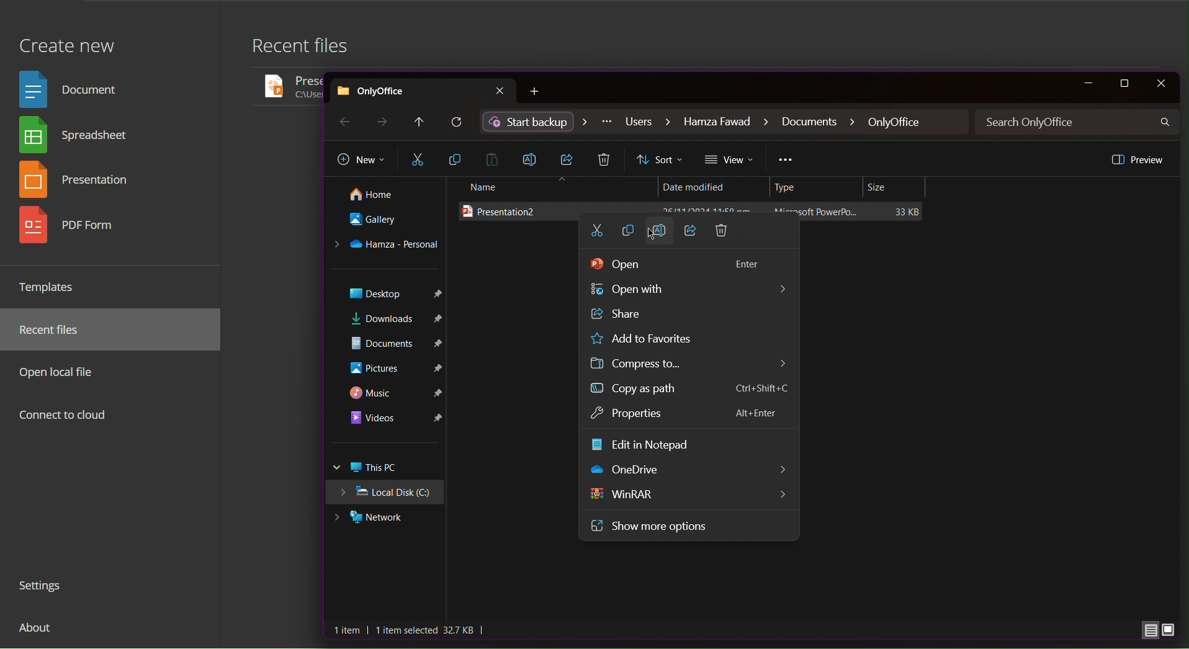 This screenshot has height=649, width=1189. What do you see at coordinates (384, 223) in the screenshot?
I see `Gallery` at bounding box center [384, 223].